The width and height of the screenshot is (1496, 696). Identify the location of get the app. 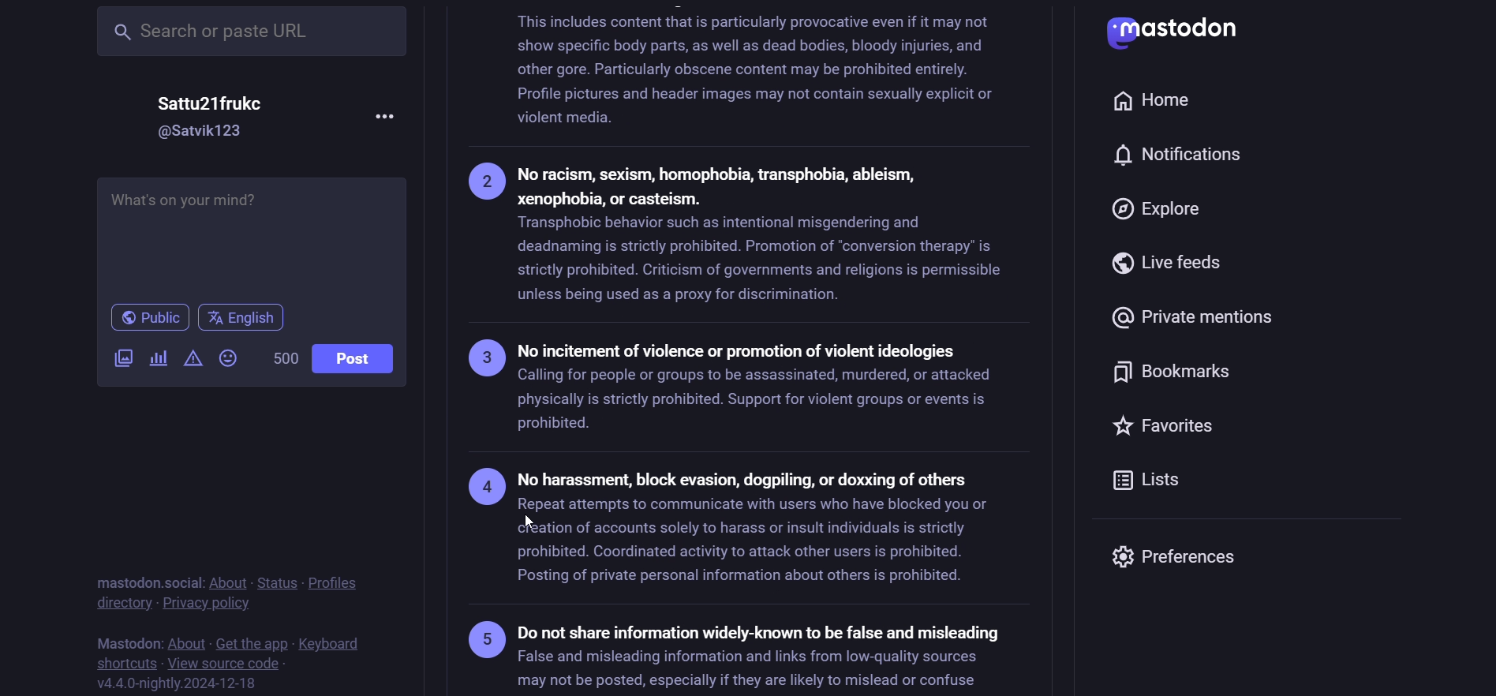
(252, 641).